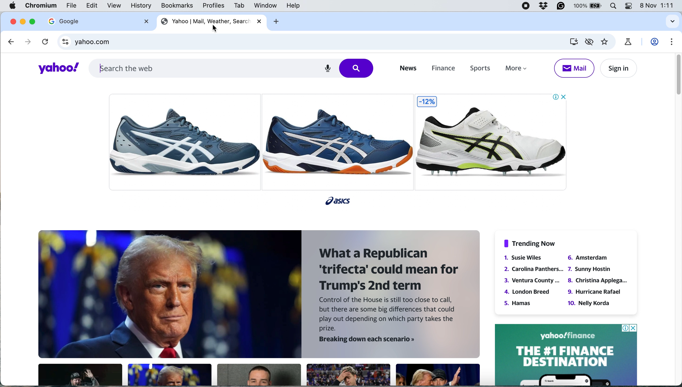 This screenshot has height=387, width=682. What do you see at coordinates (259, 21) in the screenshot?
I see `close` at bounding box center [259, 21].